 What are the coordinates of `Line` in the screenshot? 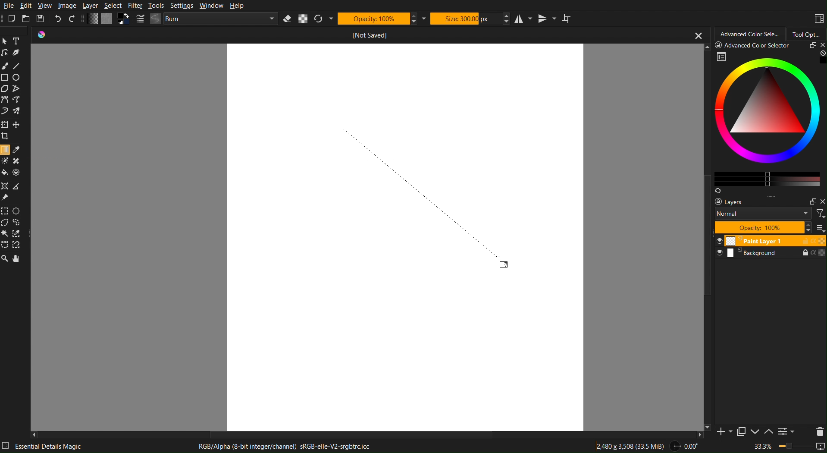 It's located at (17, 66).